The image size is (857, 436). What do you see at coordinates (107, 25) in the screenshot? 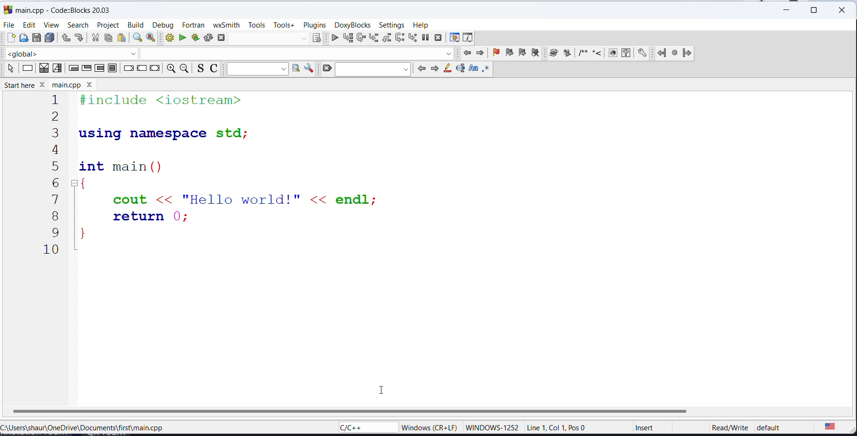
I see `project` at bounding box center [107, 25].